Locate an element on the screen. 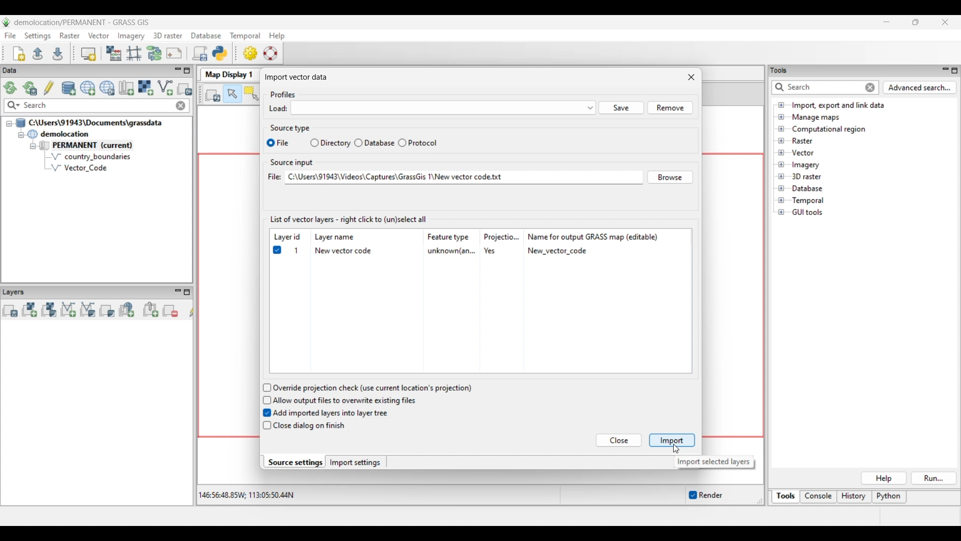 The width and height of the screenshot is (961, 541). Add various raster map layers is located at coordinates (49, 310).